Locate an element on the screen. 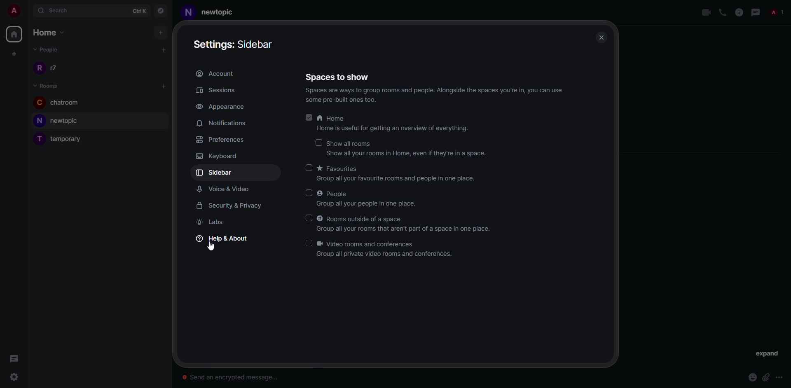  show all is located at coordinates (351, 143).